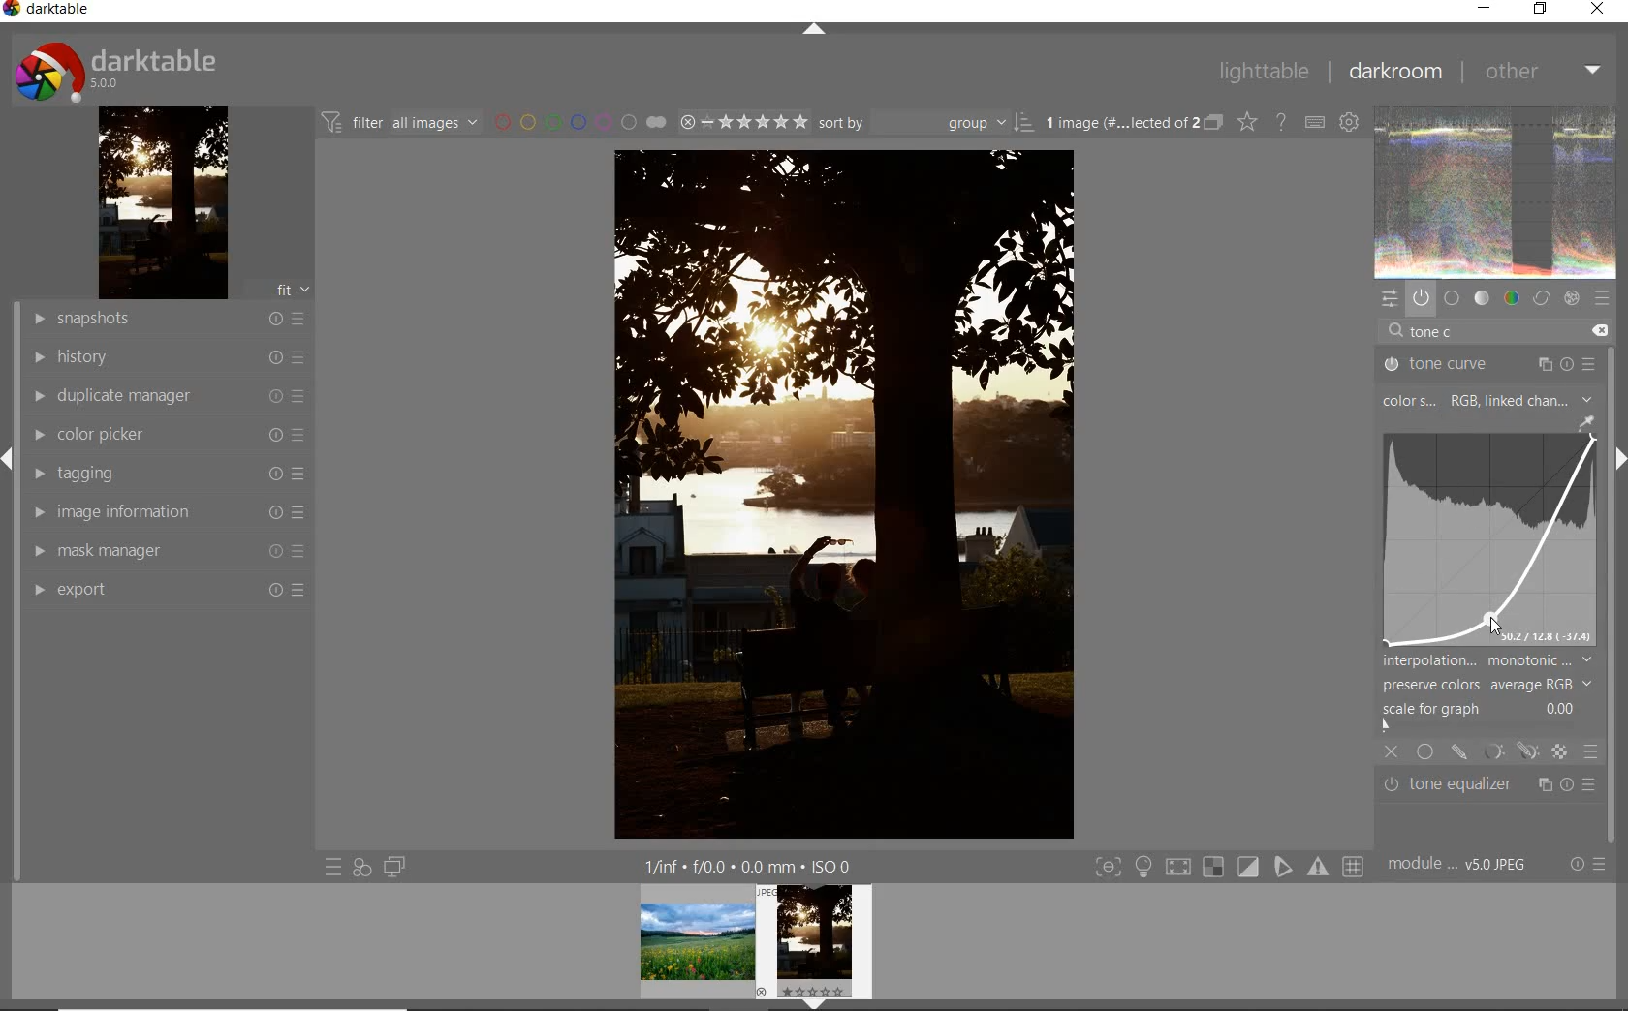 The height and width of the screenshot is (1011, 1628). I want to click on display a second darkroom image widow, so click(395, 867).